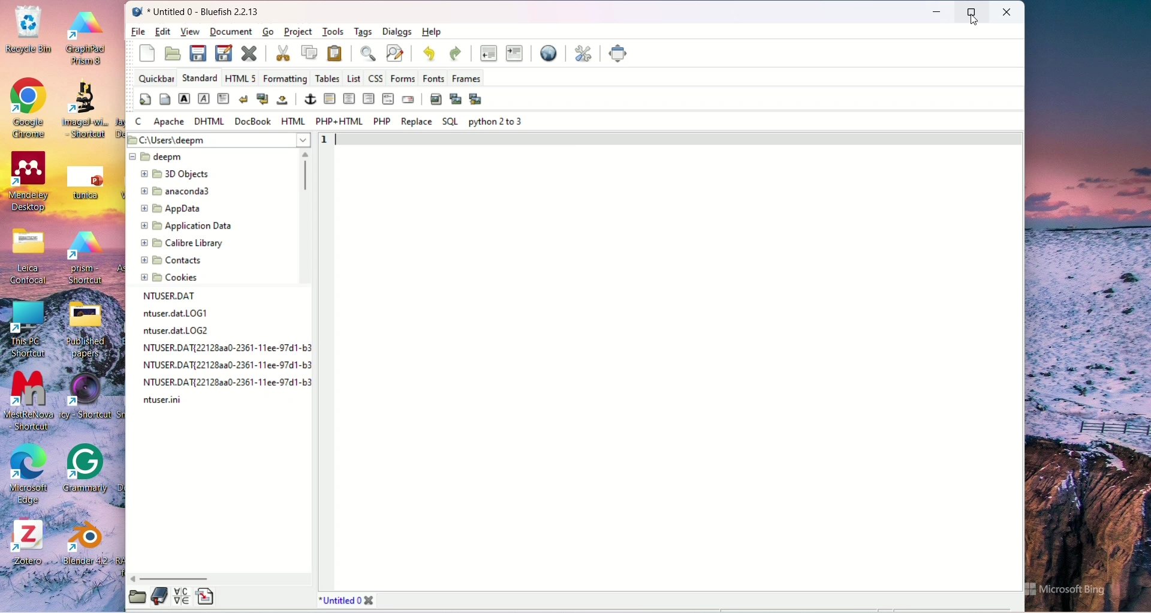 The width and height of the screenshot is (1151, 613). What do you see at coordinates (436, 98) in the screenshot?
I see `insert images` at bounding box center [436, 98].